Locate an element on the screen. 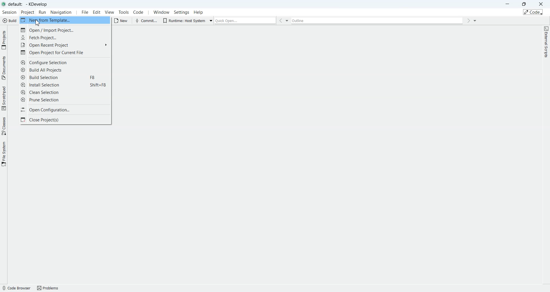 The height and width of the screenshot is (292, 550). Edit is located at coordinates (97, 12).